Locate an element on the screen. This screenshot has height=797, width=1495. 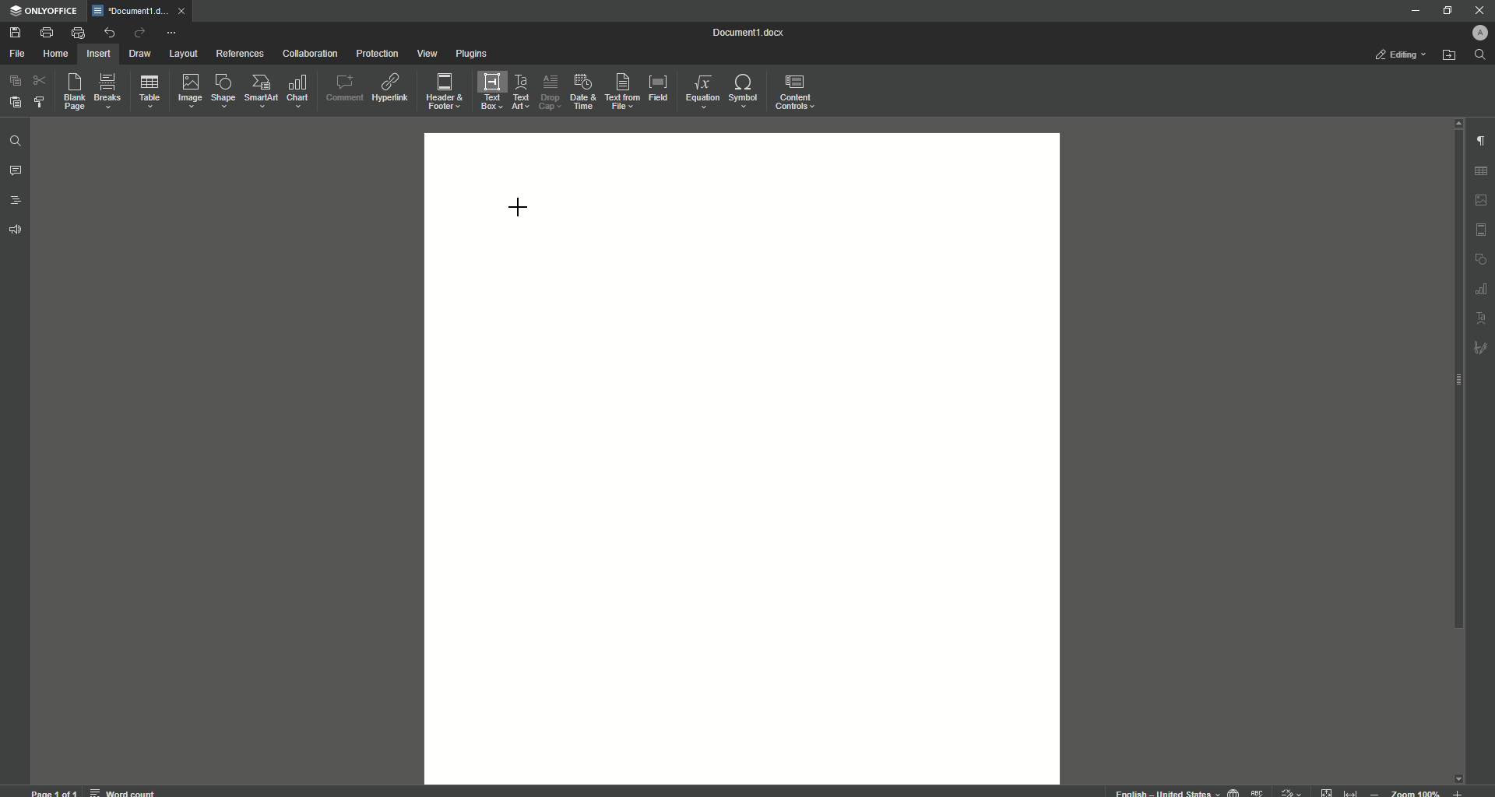
Tab 1 is located at coordinates (132, 11).